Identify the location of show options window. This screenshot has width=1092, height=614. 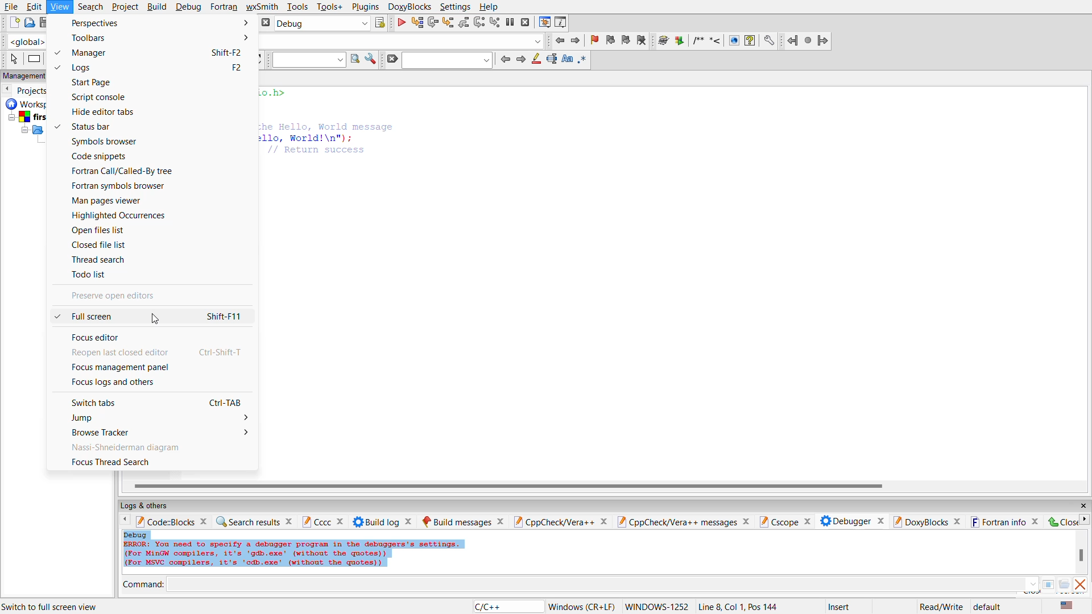
(371, 60).